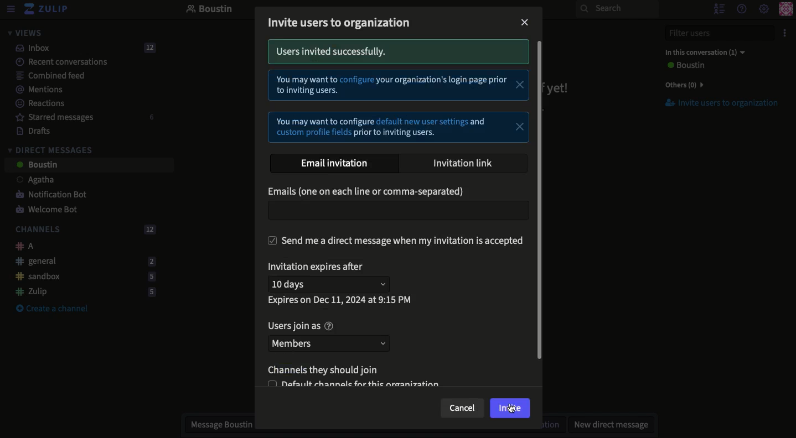 The image size is (796, 438). Describe the element at coordinates (36, 165) in the screenshot. I see `User 2` at that location.